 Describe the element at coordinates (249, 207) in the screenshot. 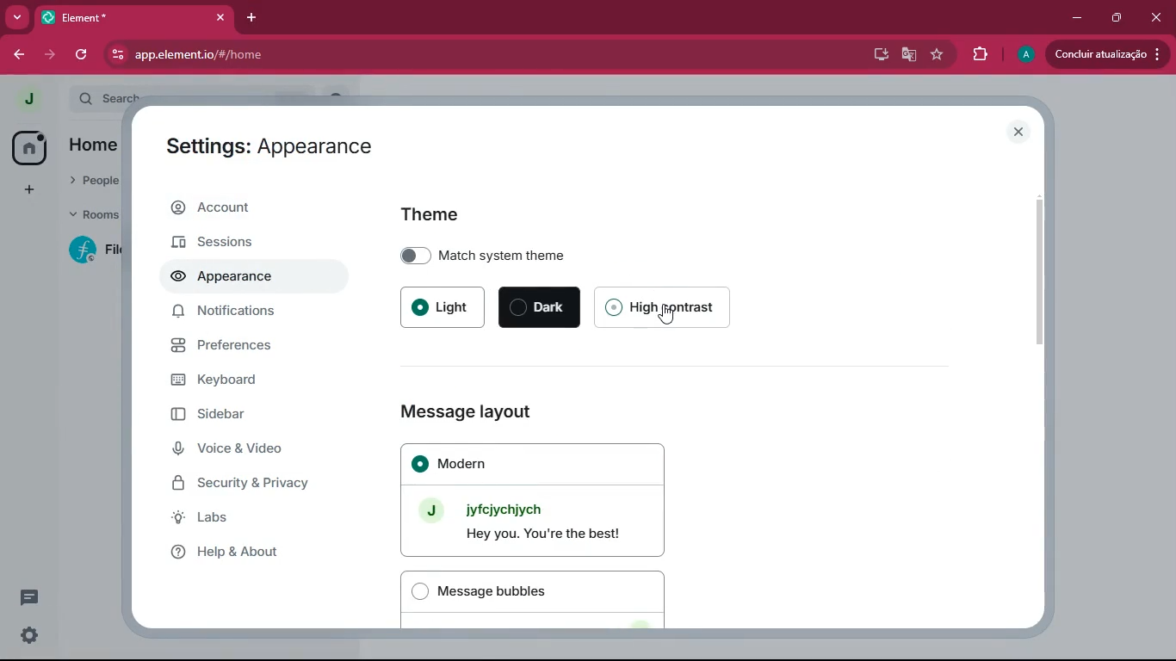

I see `account` at that location.